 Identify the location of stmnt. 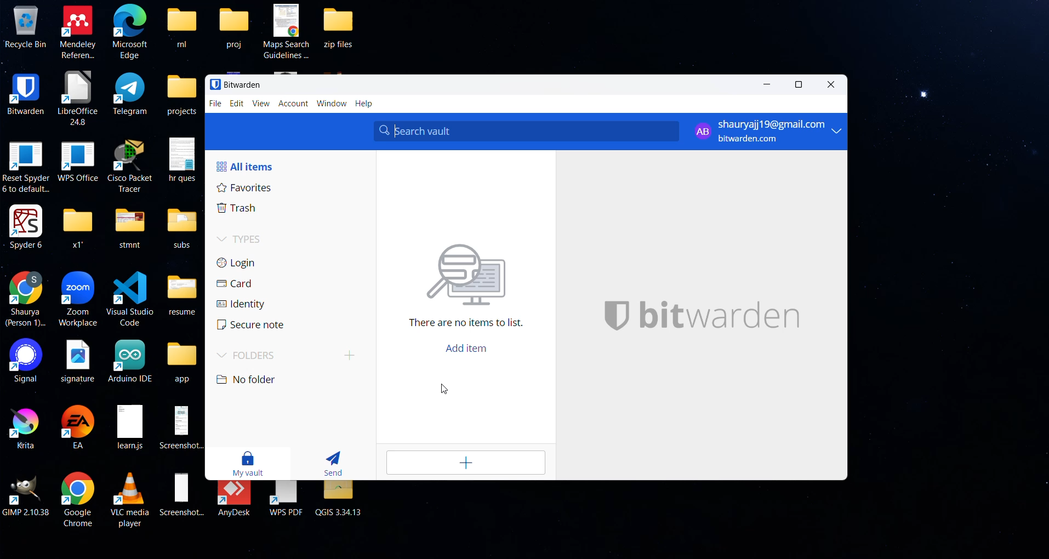
(129, 226).